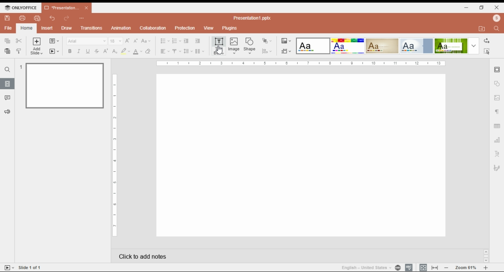  I want to click on color theme, so click(348, 46).